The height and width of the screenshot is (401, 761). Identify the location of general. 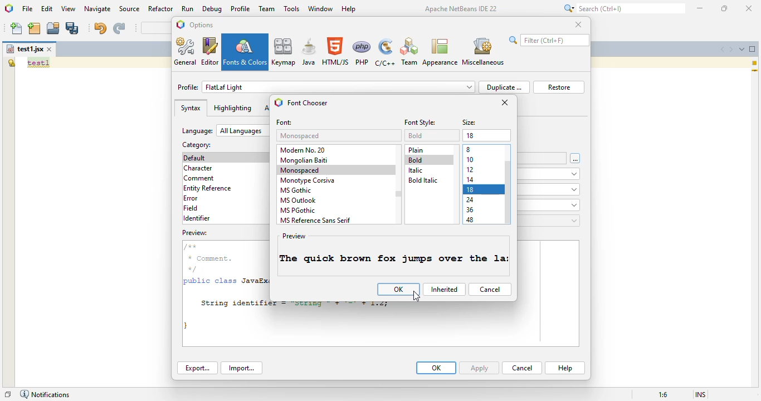
(186, 52).